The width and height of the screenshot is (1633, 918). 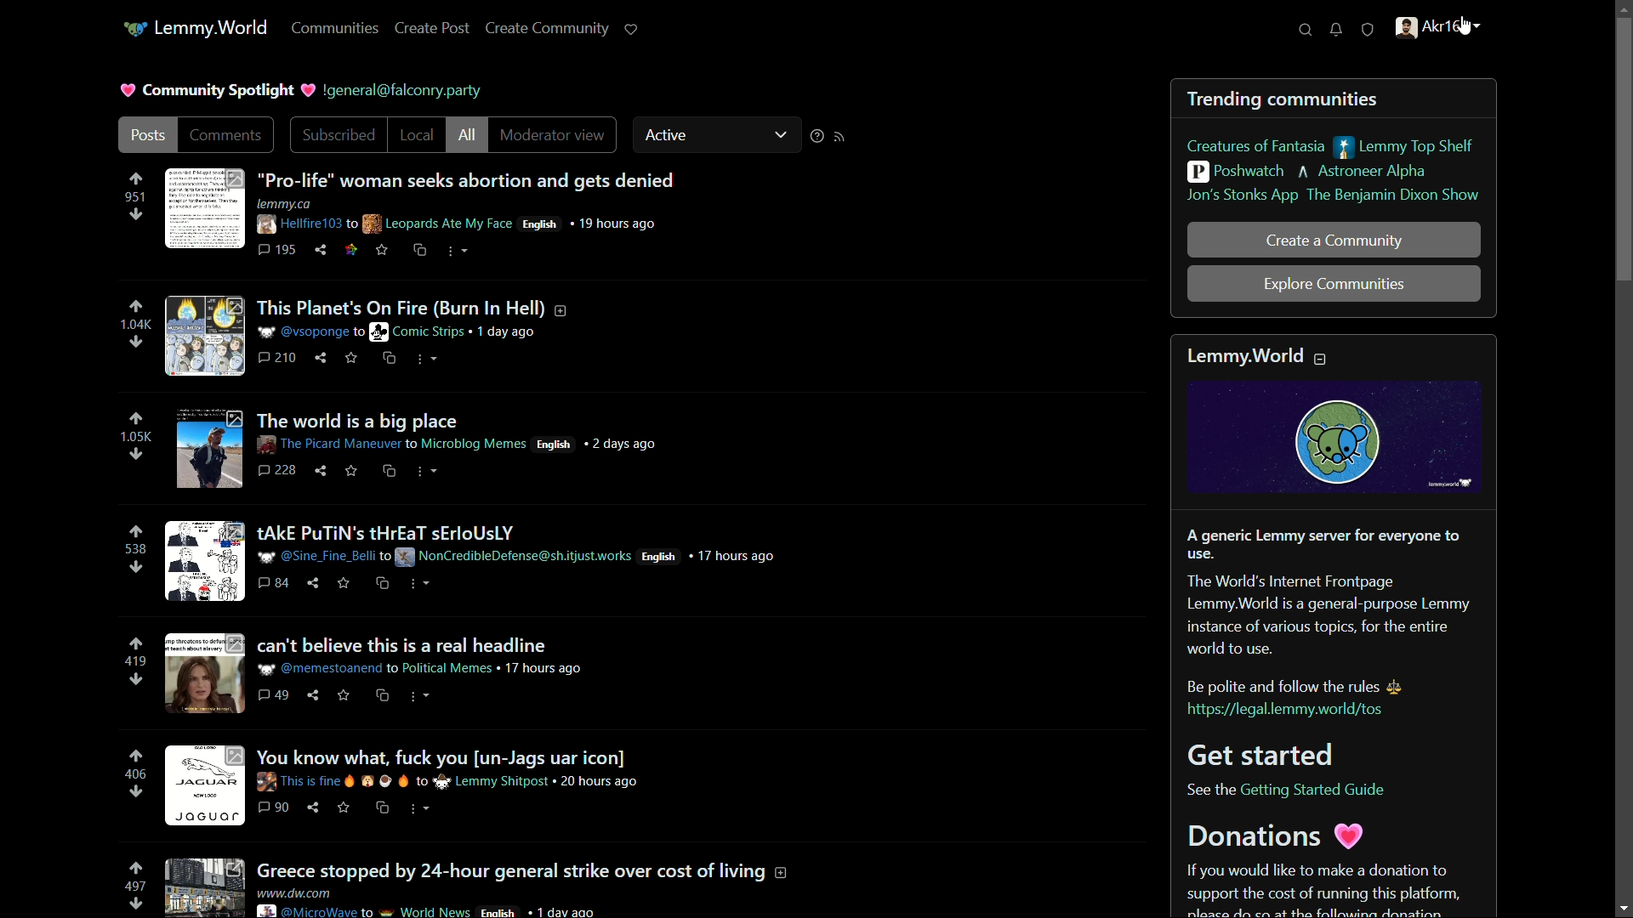 I want to click on communities, so click(x=338, y=28).